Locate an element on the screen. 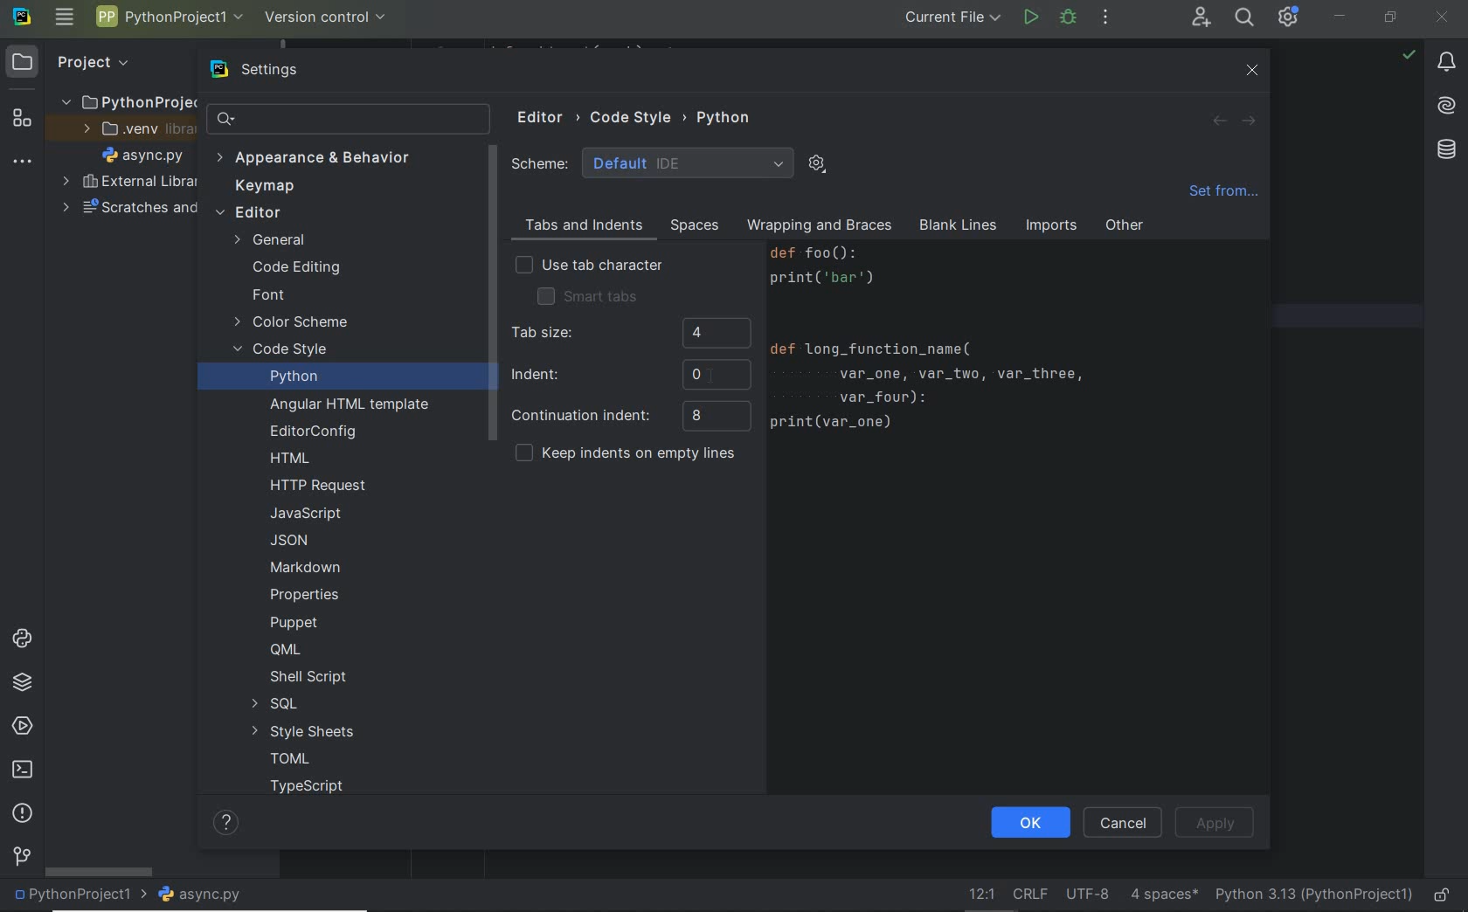 The width and height of the screenshot is (1468, 912). Version Control is located at coordinates (326, 18).